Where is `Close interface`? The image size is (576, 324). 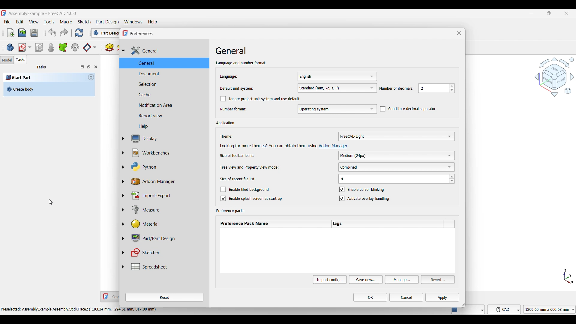 Close interface is located at coordinates (567, 13).